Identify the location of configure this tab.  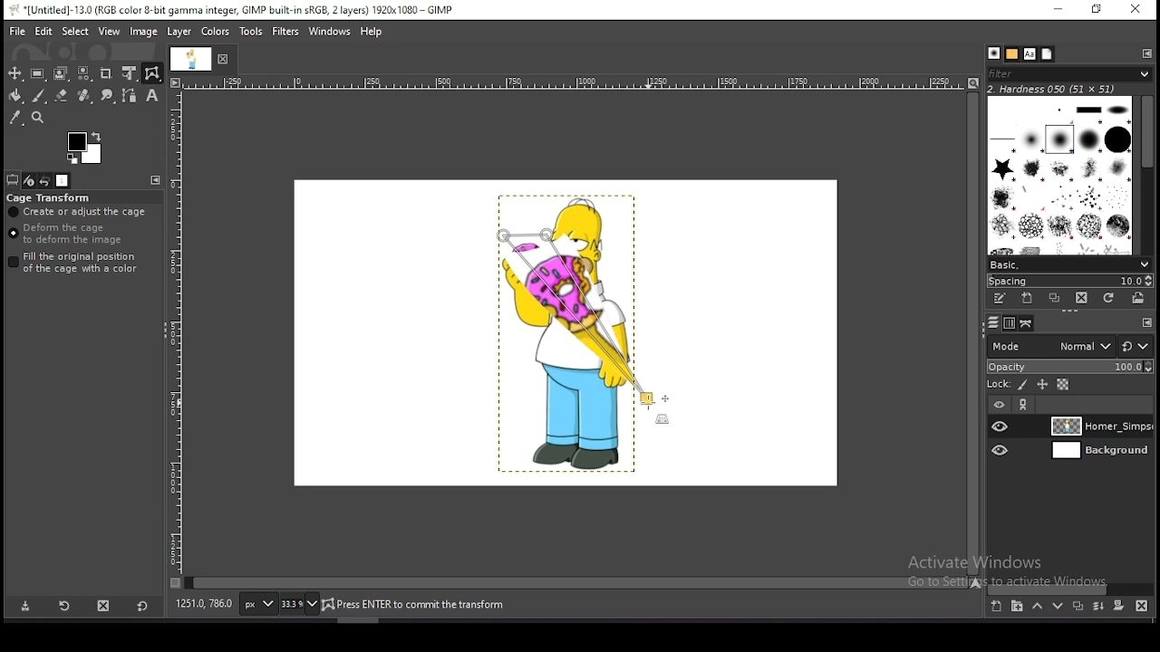
(1146, 53).